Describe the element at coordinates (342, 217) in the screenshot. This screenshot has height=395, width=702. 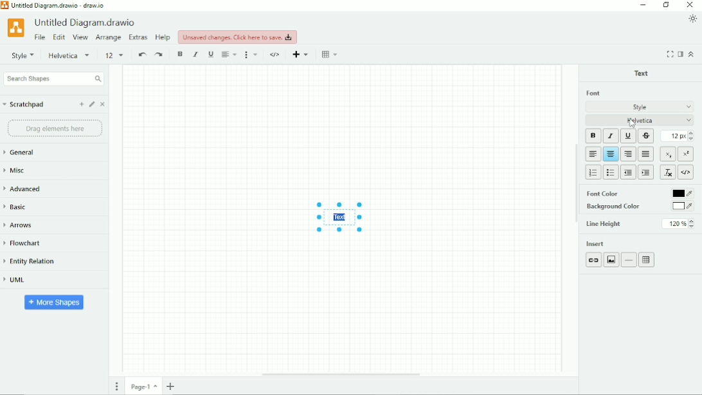
I see `Text` at that location.